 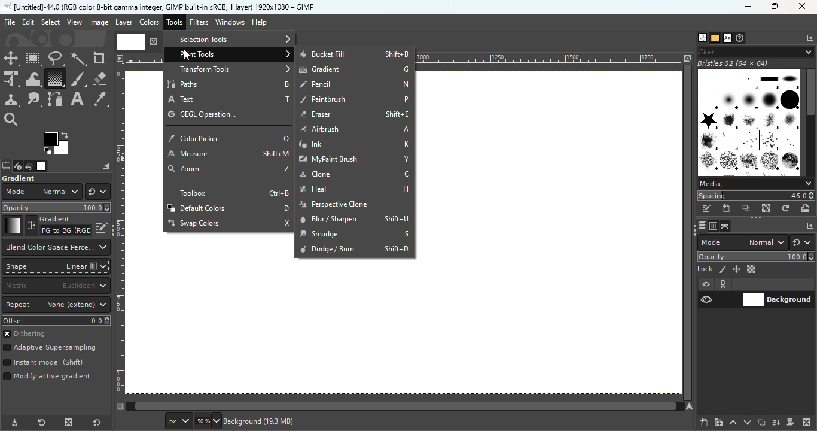 I want to click on Tools, so click(x=176, y=23).